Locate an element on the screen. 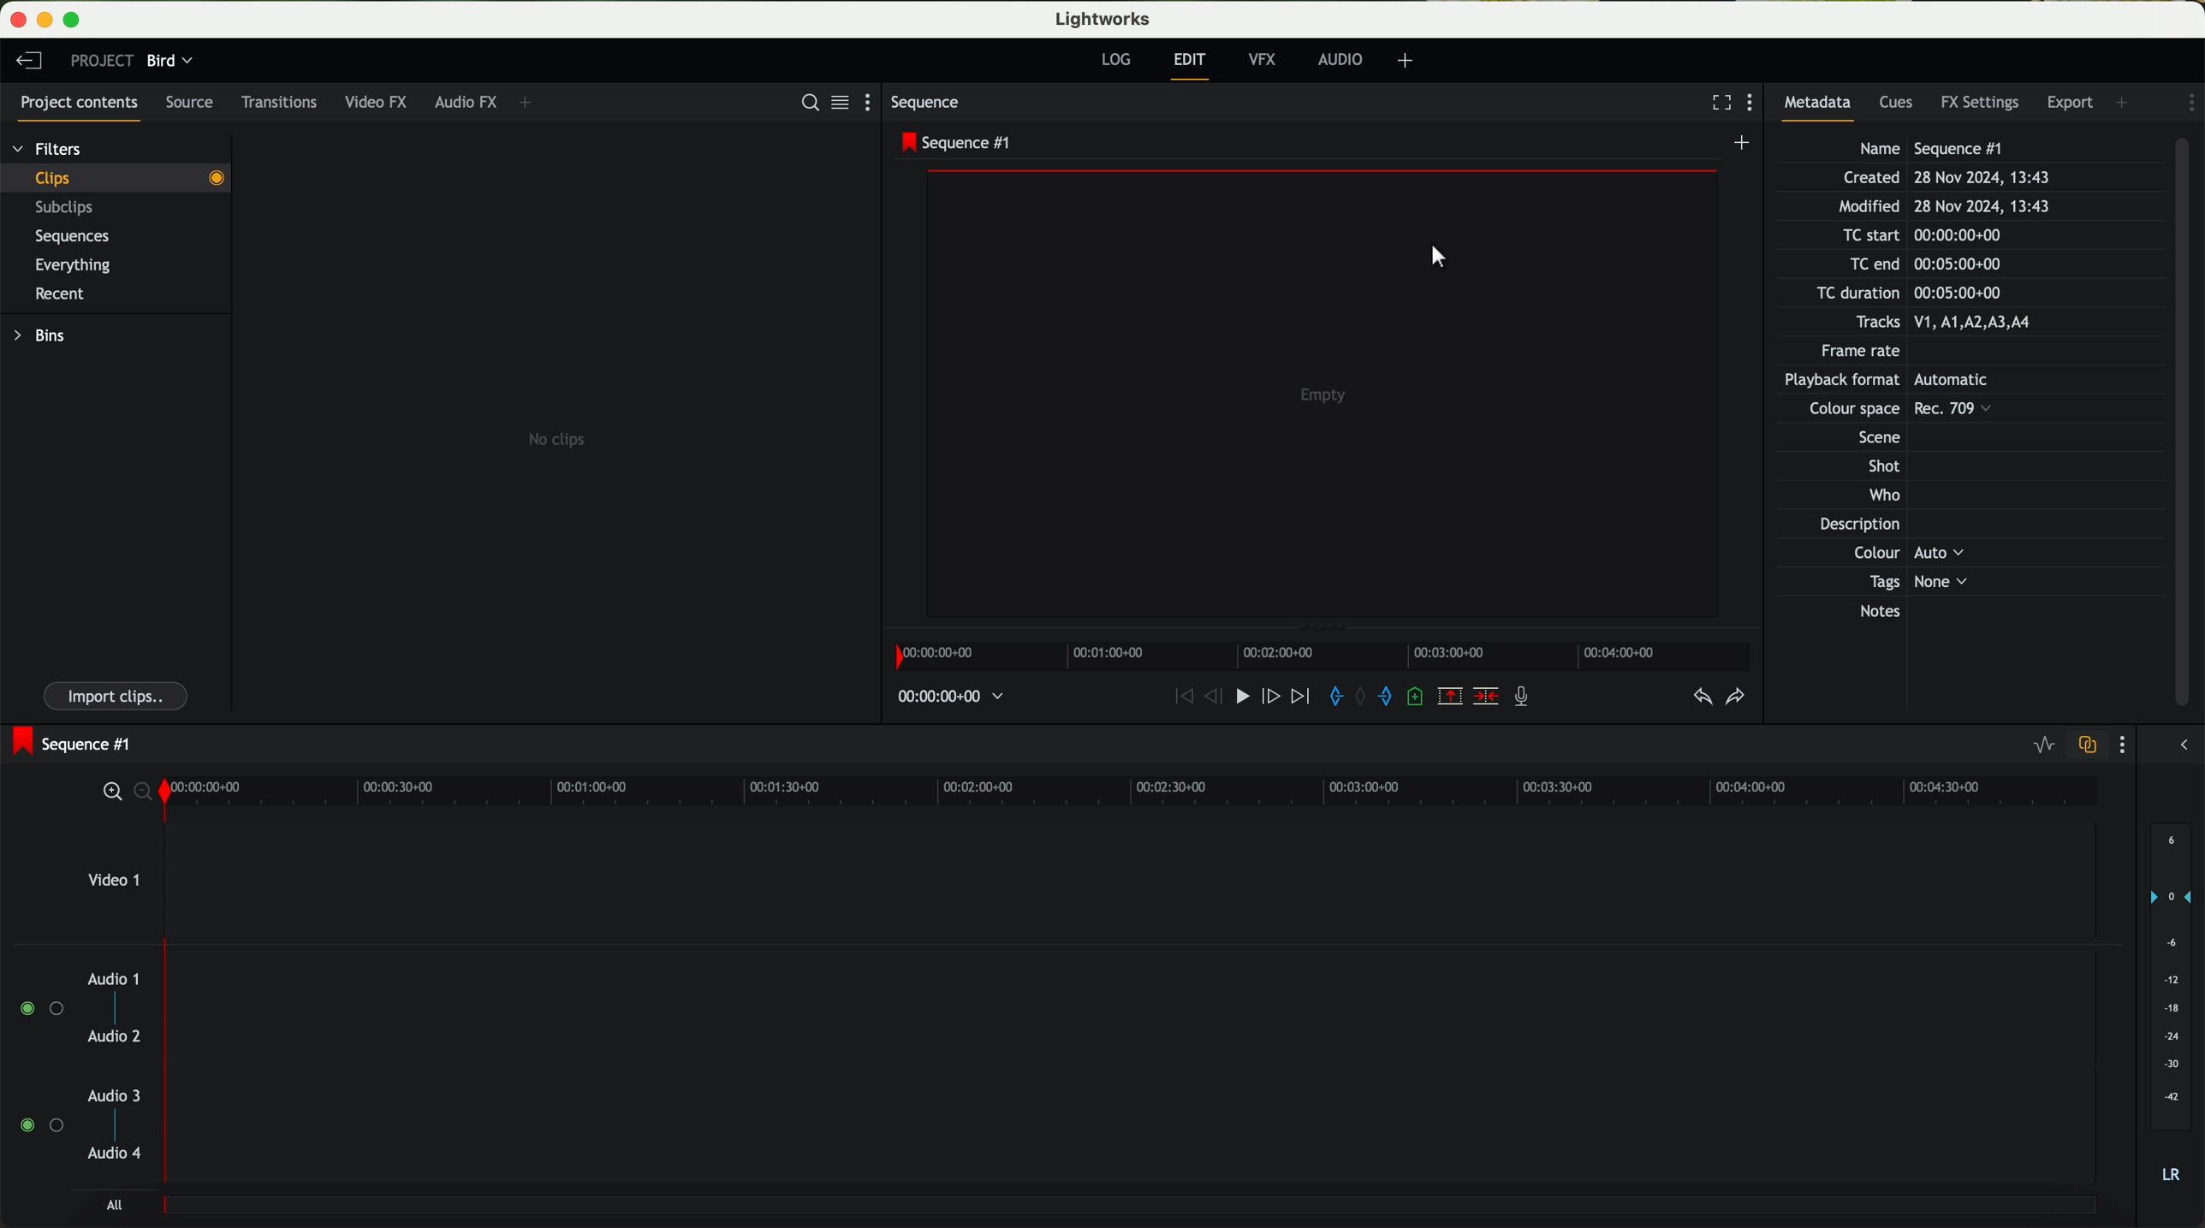 The width and height of the screenshot is (2205, 1228). bird project is located at coordinates (170, 61).